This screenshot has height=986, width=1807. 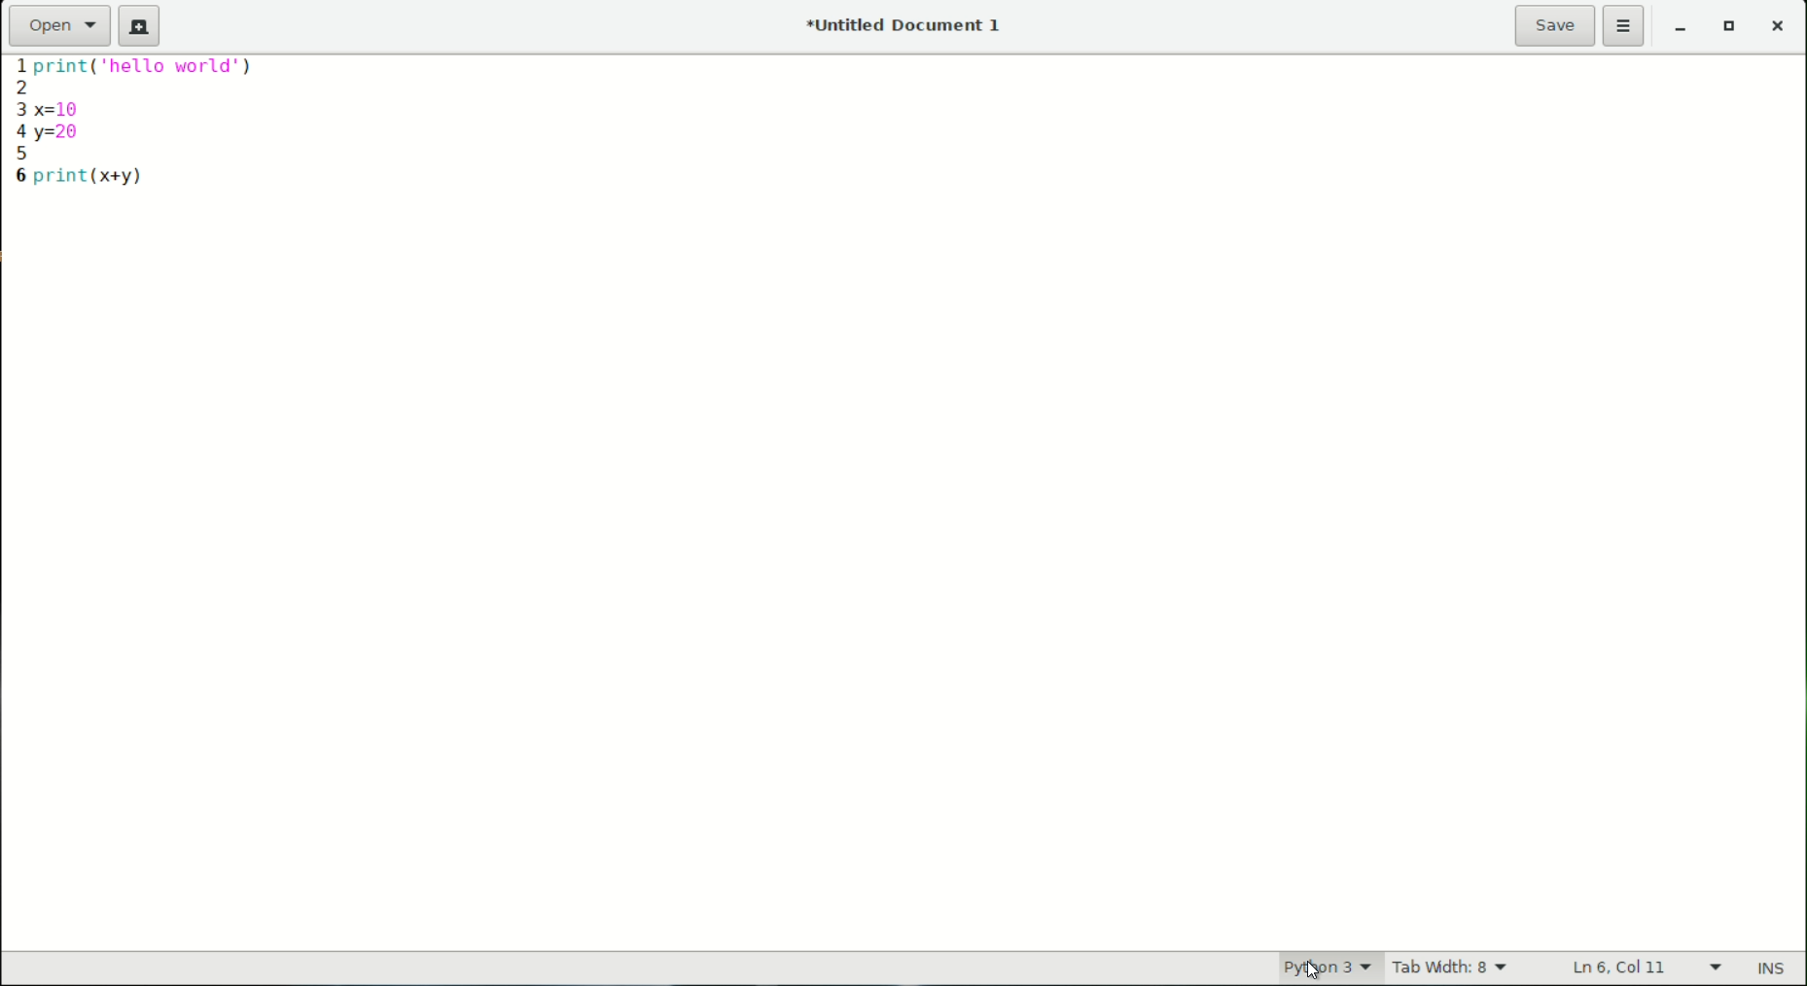 I want to click on new tab, so click(x=139, y=26).